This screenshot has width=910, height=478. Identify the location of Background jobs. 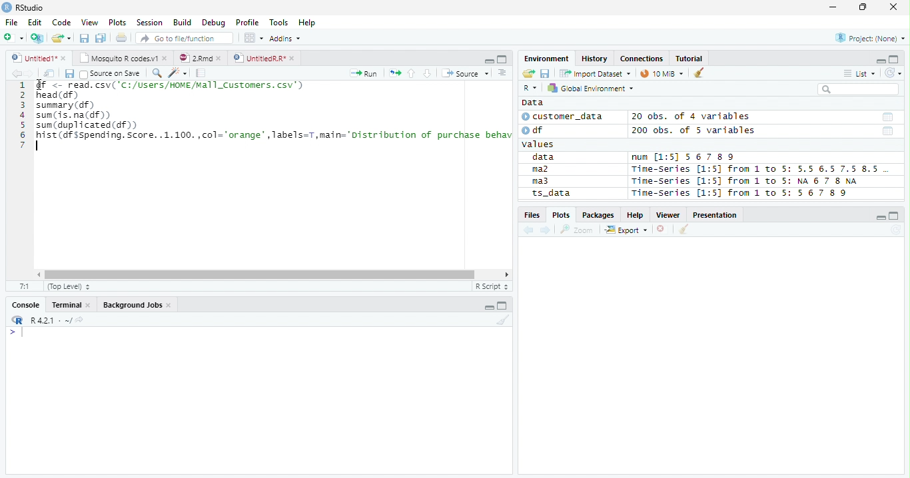
(137, 306).